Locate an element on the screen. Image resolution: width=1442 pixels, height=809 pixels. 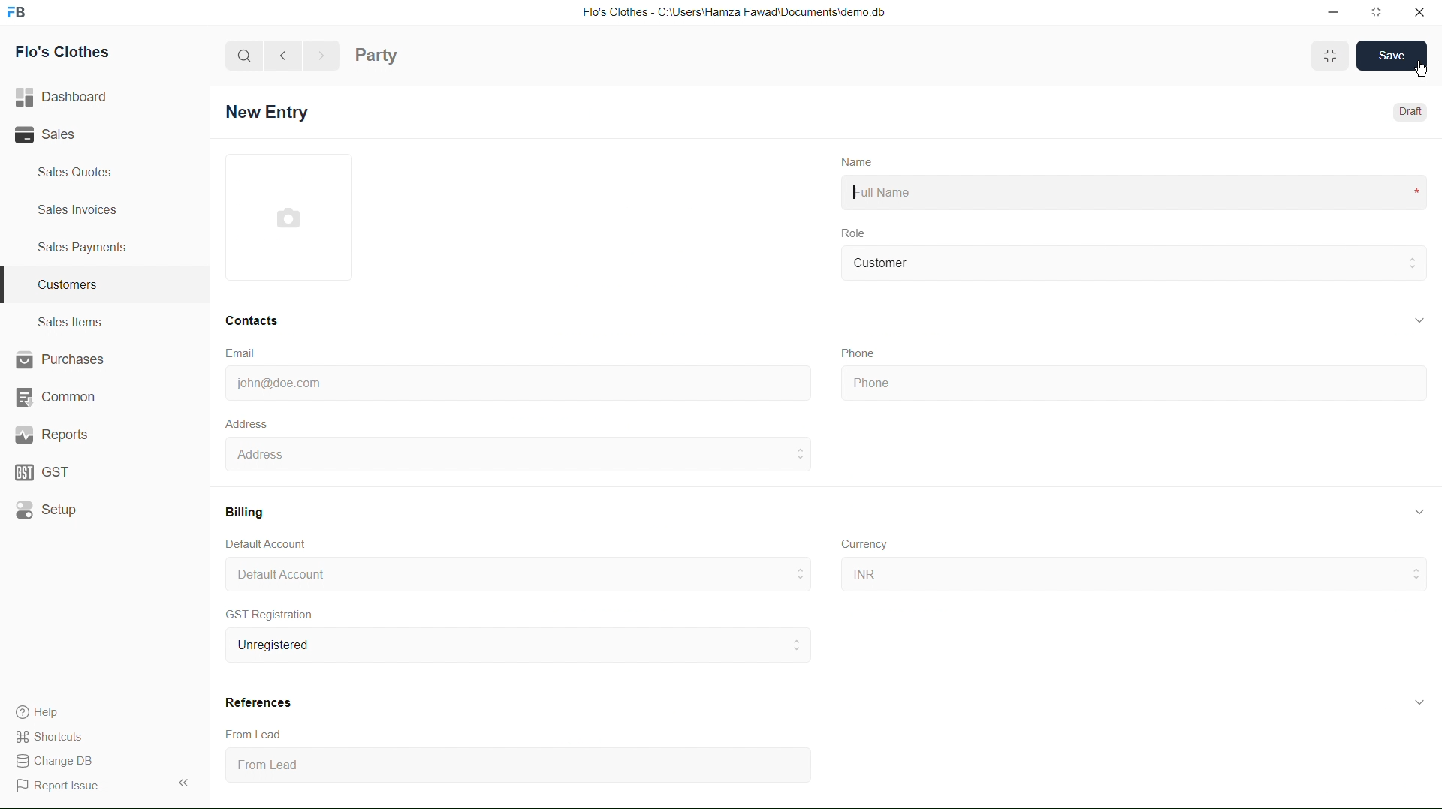
maximize is located at coordinates (1378, 14).